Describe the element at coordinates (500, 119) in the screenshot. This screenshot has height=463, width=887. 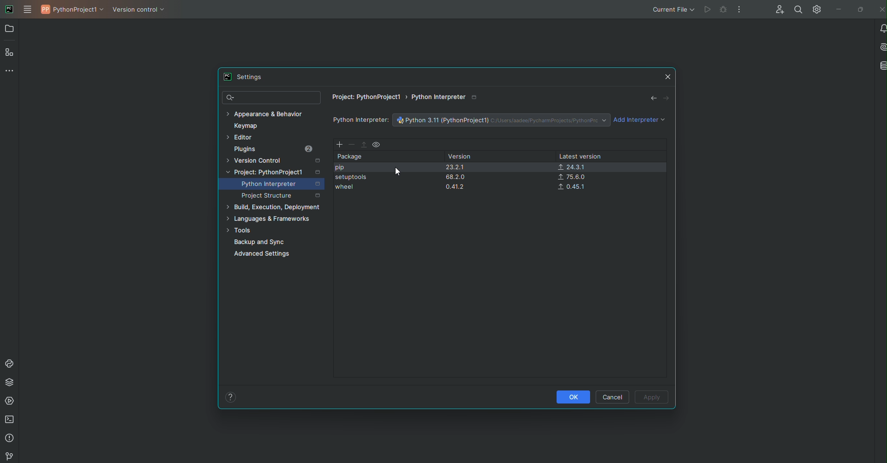
I see `File name` at that location.